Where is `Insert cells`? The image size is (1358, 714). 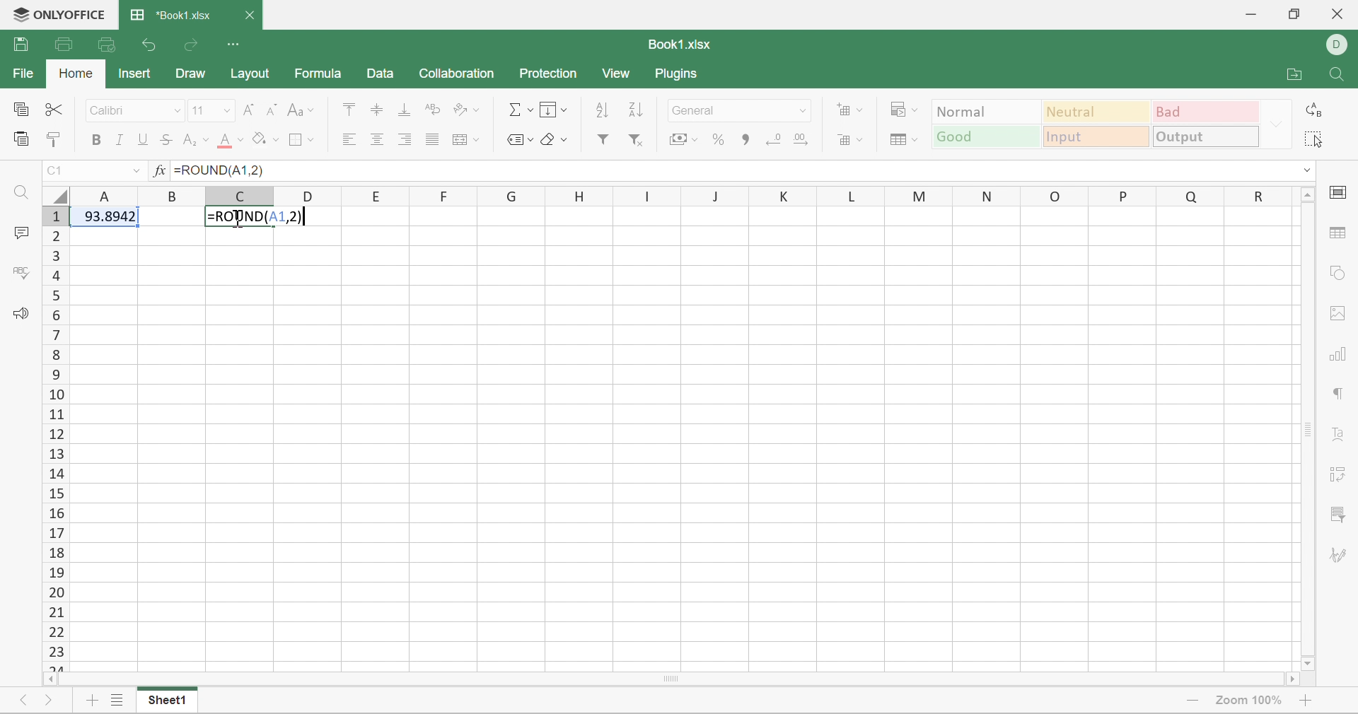
Insert cells is located at coordinates (849, 108).